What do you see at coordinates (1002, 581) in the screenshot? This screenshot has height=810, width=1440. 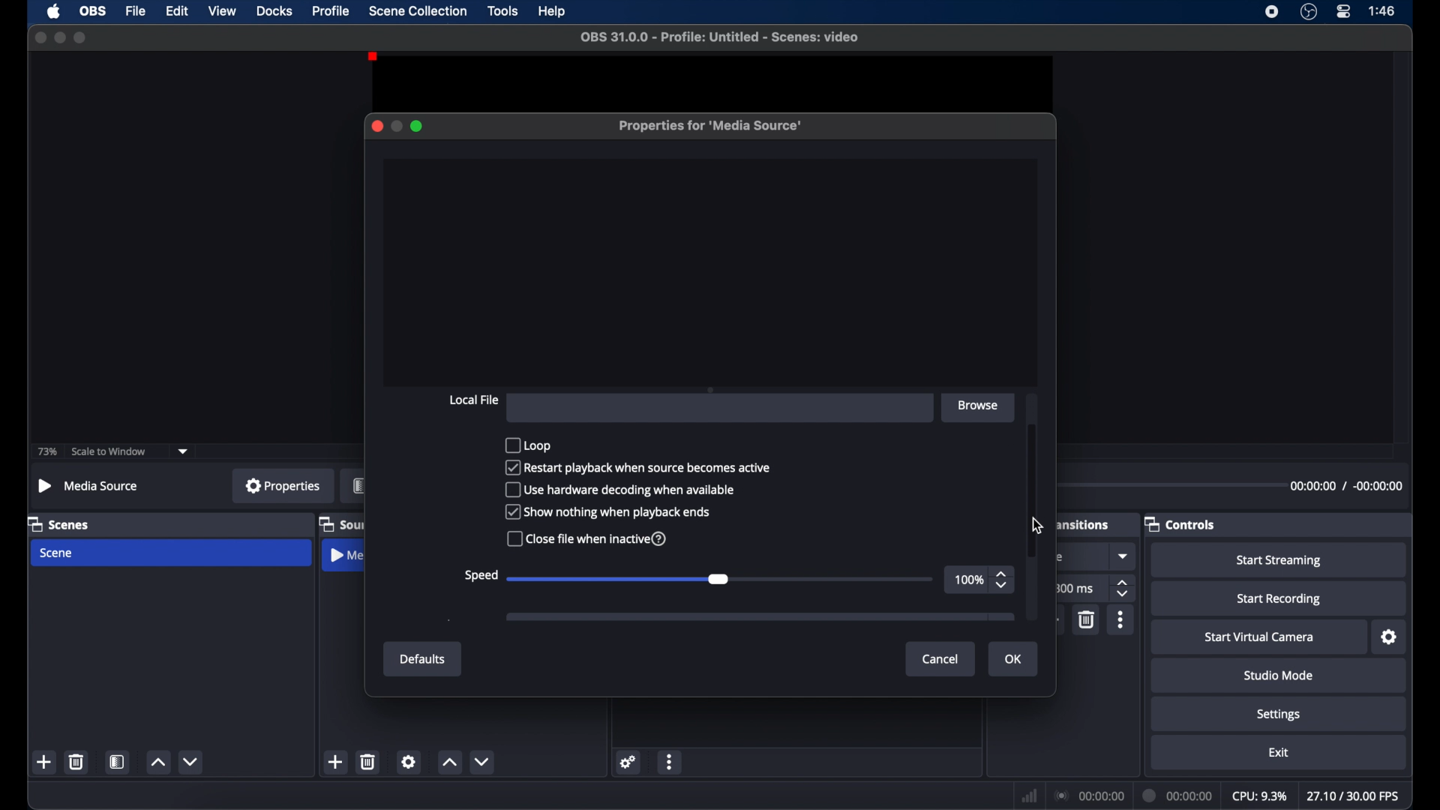 I see `stepper buttons` at bounding box center [1002, 581].